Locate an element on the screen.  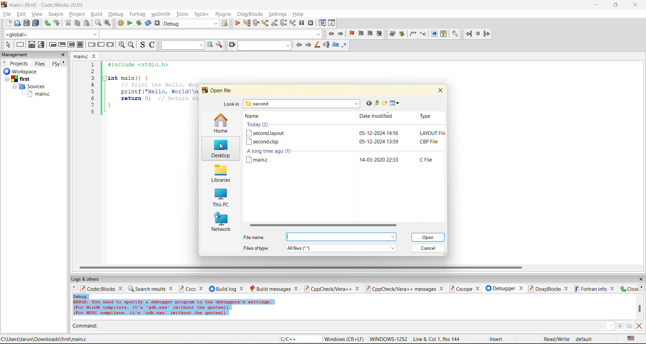
clear is located at coordinates (231, 45).